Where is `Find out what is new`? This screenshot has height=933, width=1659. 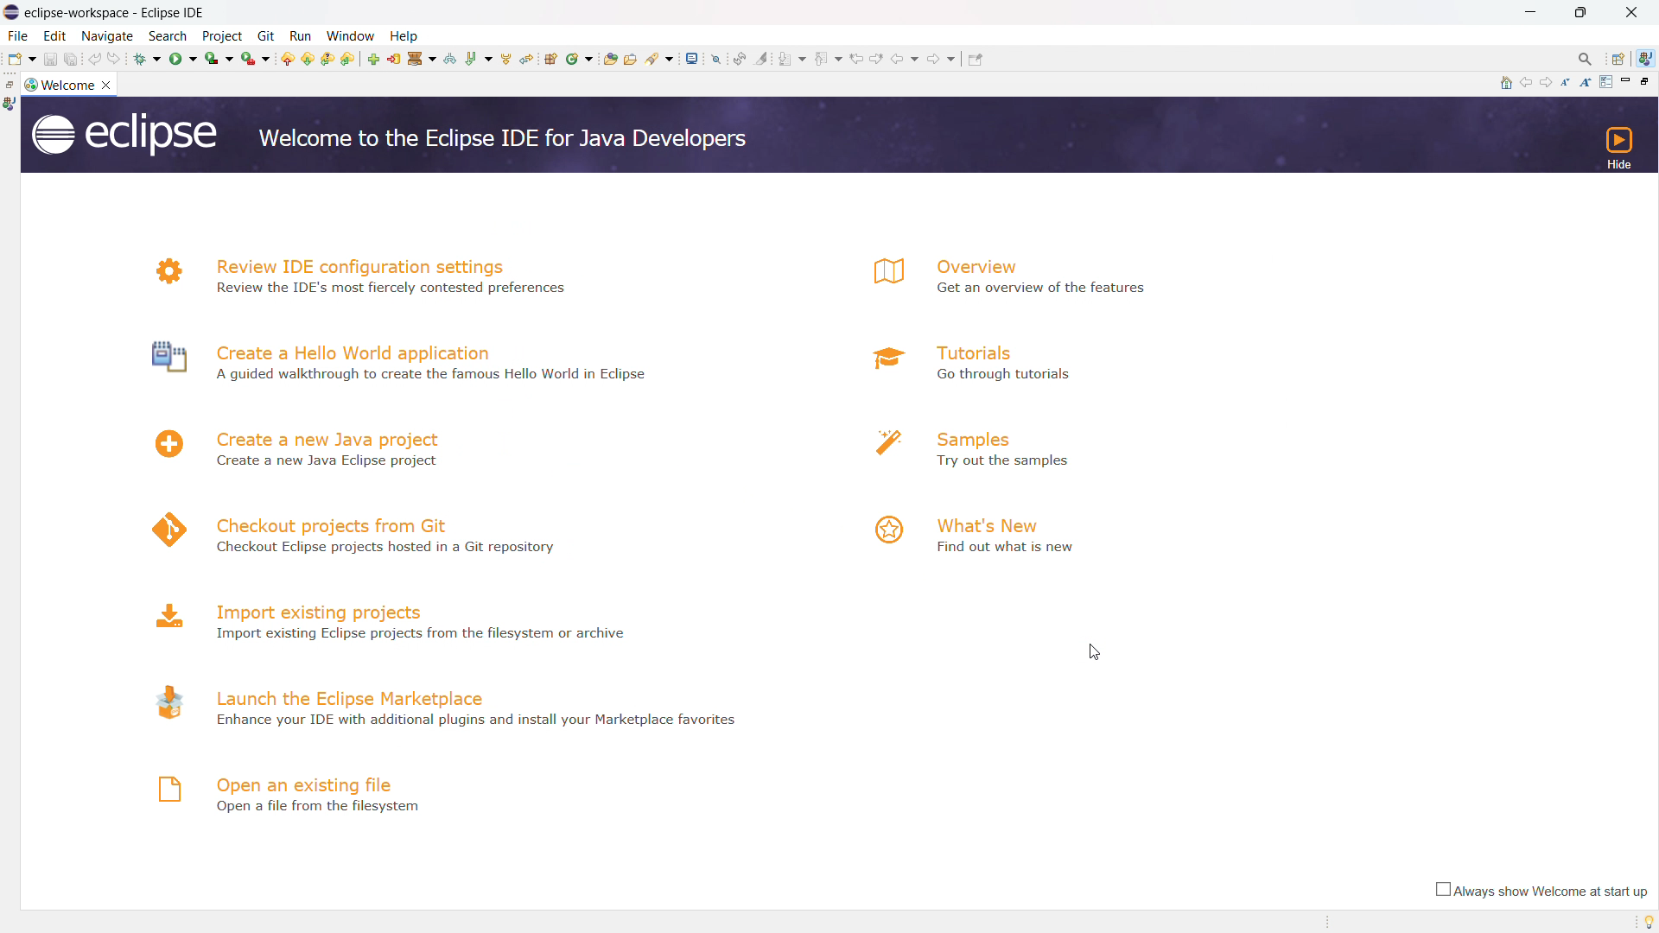
Find out what is new is located at coordinates (1007, 547).